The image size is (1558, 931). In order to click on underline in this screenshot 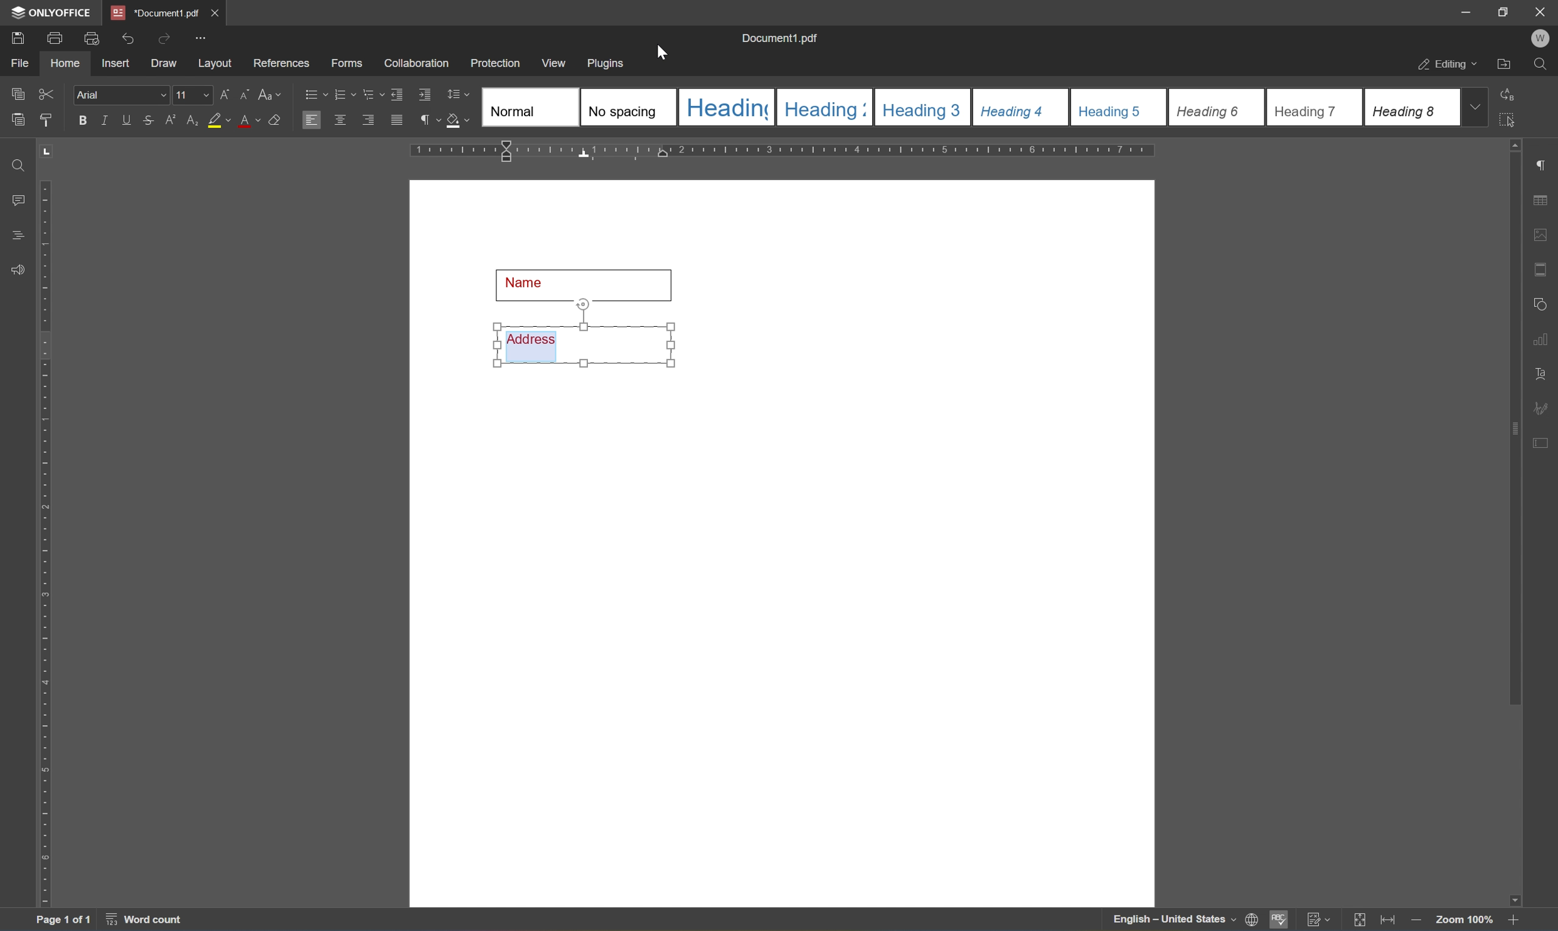, I will do `click(128, 120)`.